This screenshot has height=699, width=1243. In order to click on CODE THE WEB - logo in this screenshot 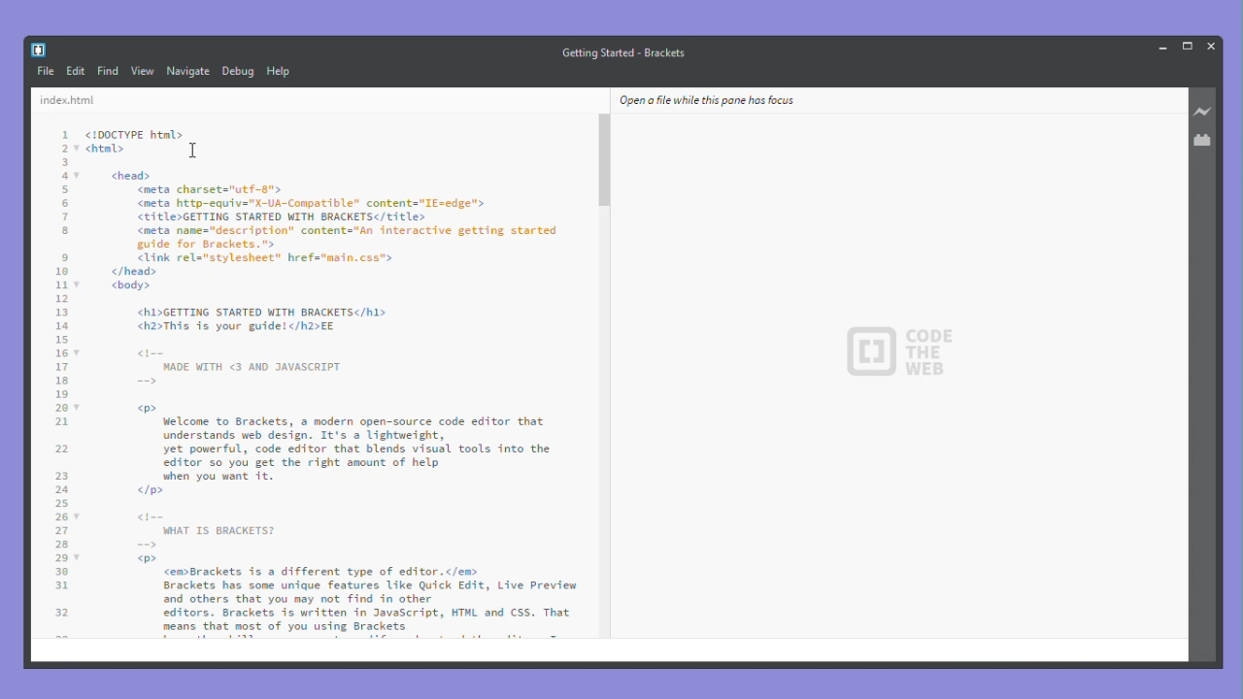, I will do `click(899, 353)`.